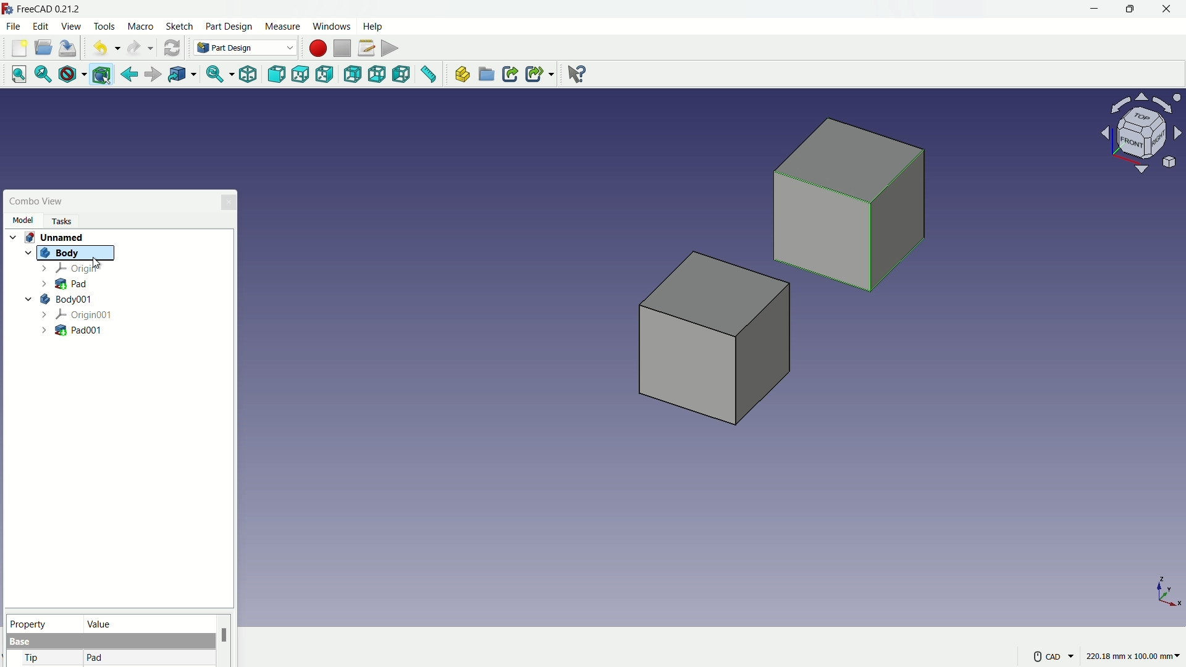 This screenshot has width=1186, height=667. What do you see at coordinates (487, 75) in the screenshot?
I see `create group` at bounding box center [487, 75].